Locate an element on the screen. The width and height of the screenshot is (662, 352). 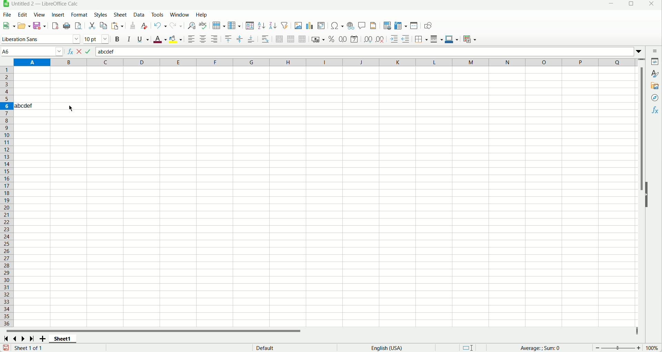
format as percent is located at coordinates (332, 39).